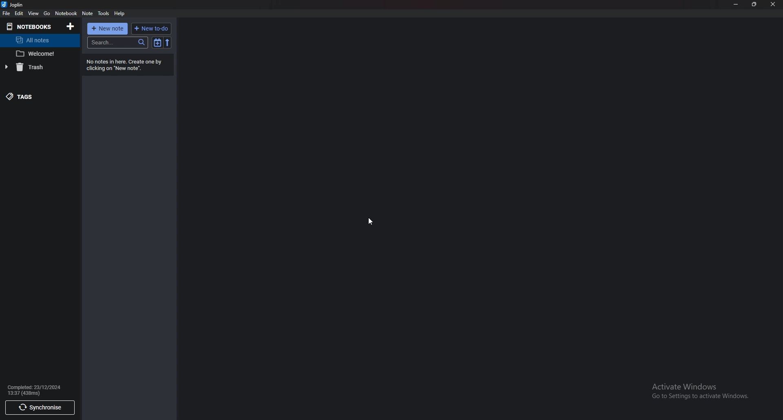 The width and height of the screenshot is (783, 420). Describe the element at coordinates (168, 42) in the screenshot. I see `Reverse sort order` at that location.